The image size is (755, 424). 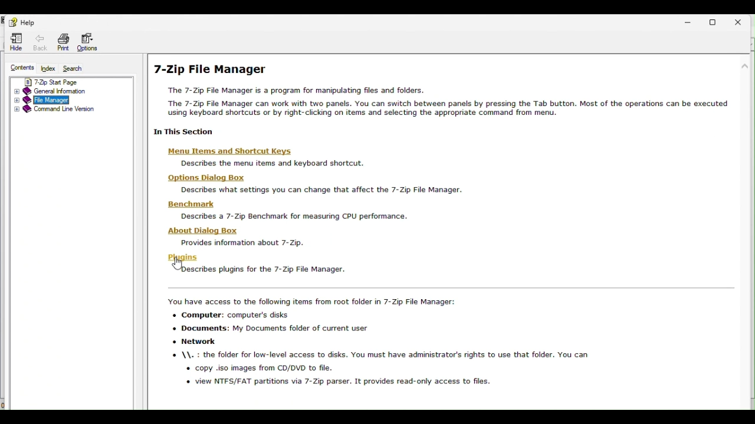 I want to click on ‘Menu Items and Shortcut Keys, so click(x=231, y=151).